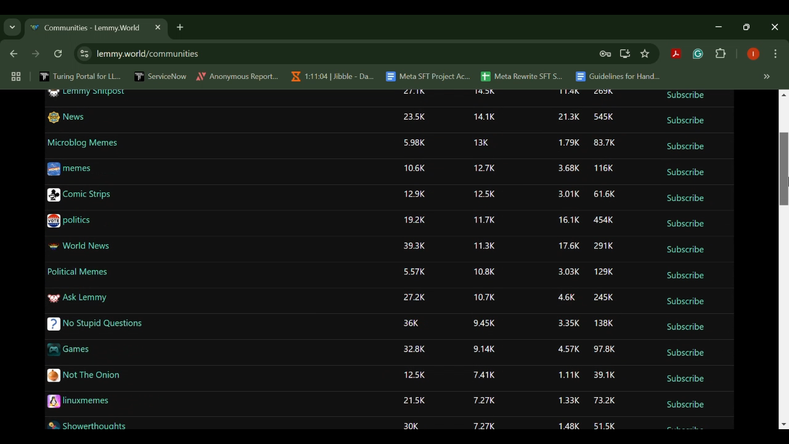  Describe the element at coordinates (83, 143) in the screenshot. I see `Microblog Memes` at that location.